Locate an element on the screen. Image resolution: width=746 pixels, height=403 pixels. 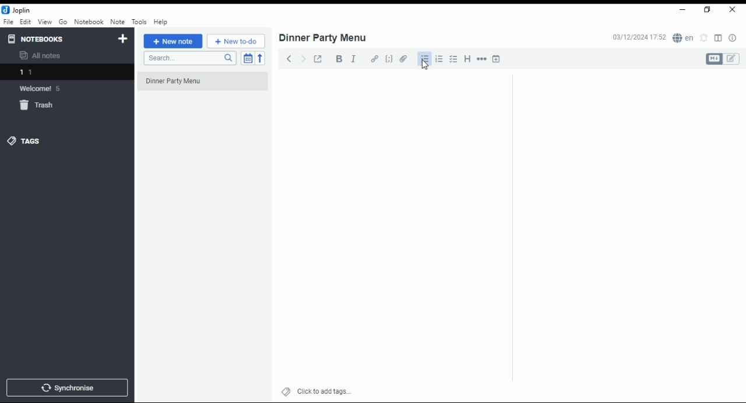
close  is located at coordinates (732, 10).